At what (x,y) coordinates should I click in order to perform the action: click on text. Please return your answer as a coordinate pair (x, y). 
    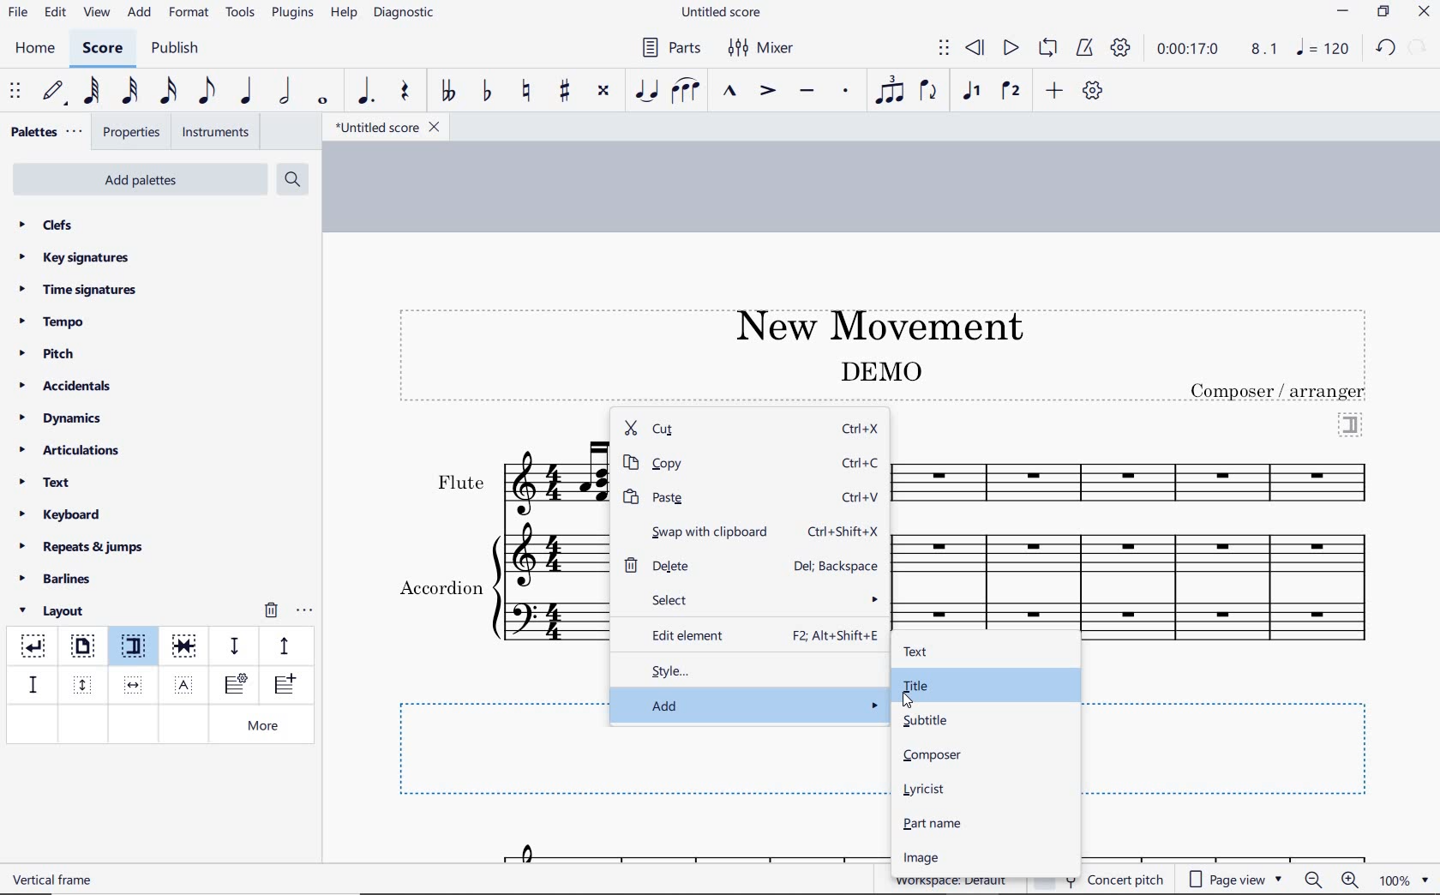
    Looking at the image, I should click on (879, 370).